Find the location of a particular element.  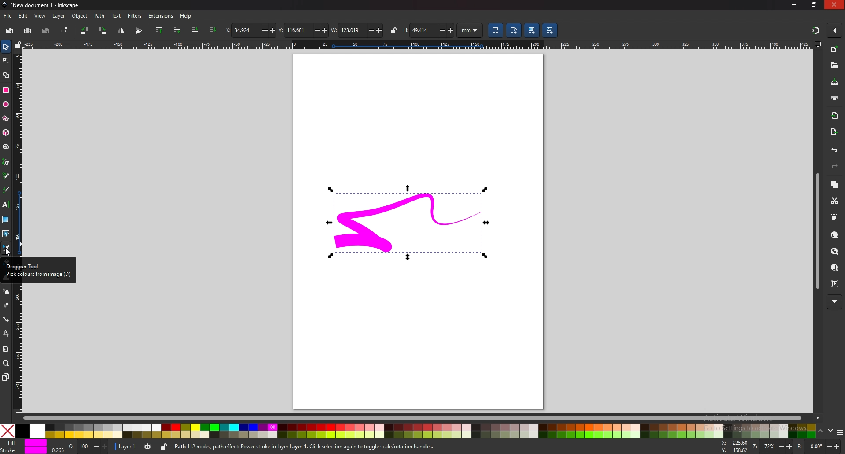

flip horizontally is located at coordinates (140, 31).